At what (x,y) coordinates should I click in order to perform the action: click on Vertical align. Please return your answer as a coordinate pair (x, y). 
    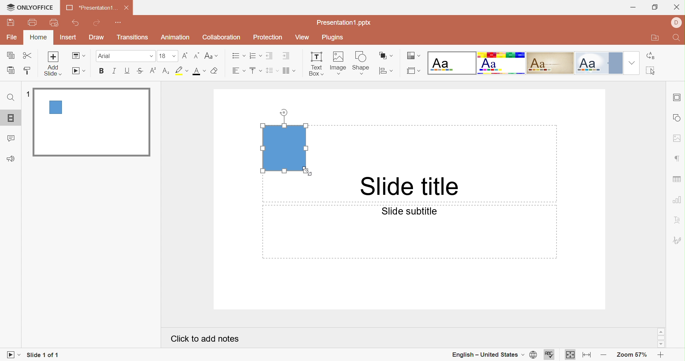
    Looking at the image, I should click on (256, 71).